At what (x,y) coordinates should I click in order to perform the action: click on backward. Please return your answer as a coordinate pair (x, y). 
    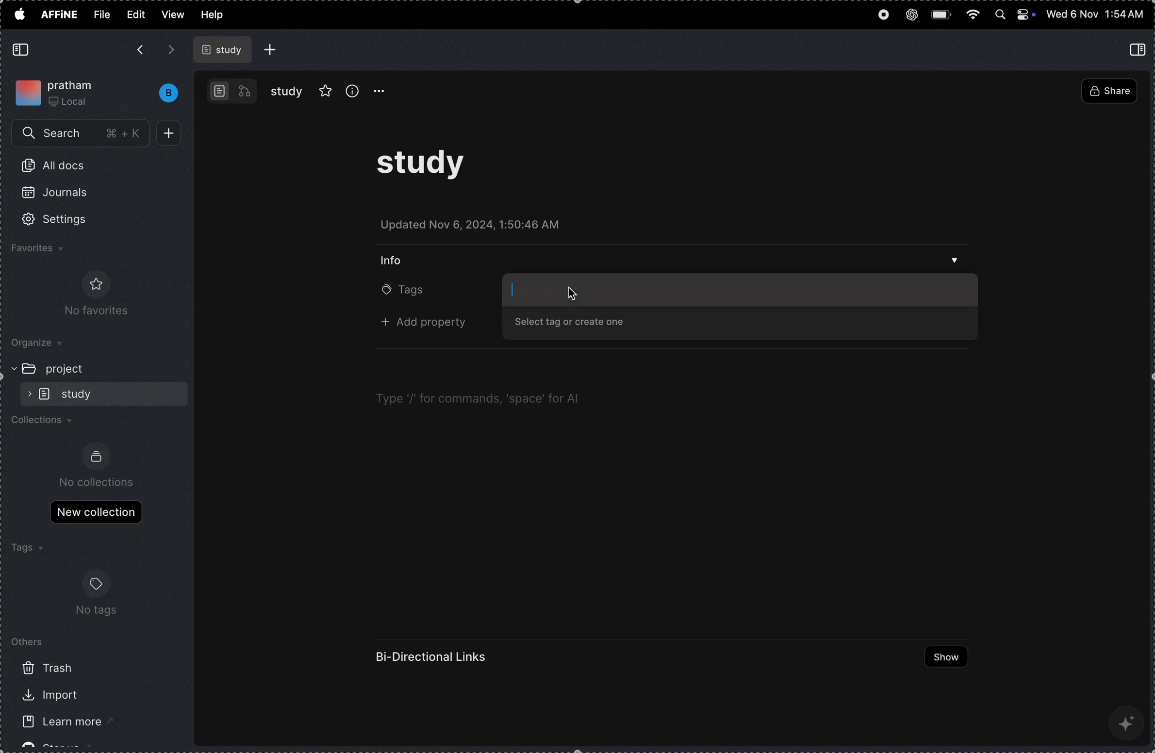
    Looking at the image, I should click on (139, 51).